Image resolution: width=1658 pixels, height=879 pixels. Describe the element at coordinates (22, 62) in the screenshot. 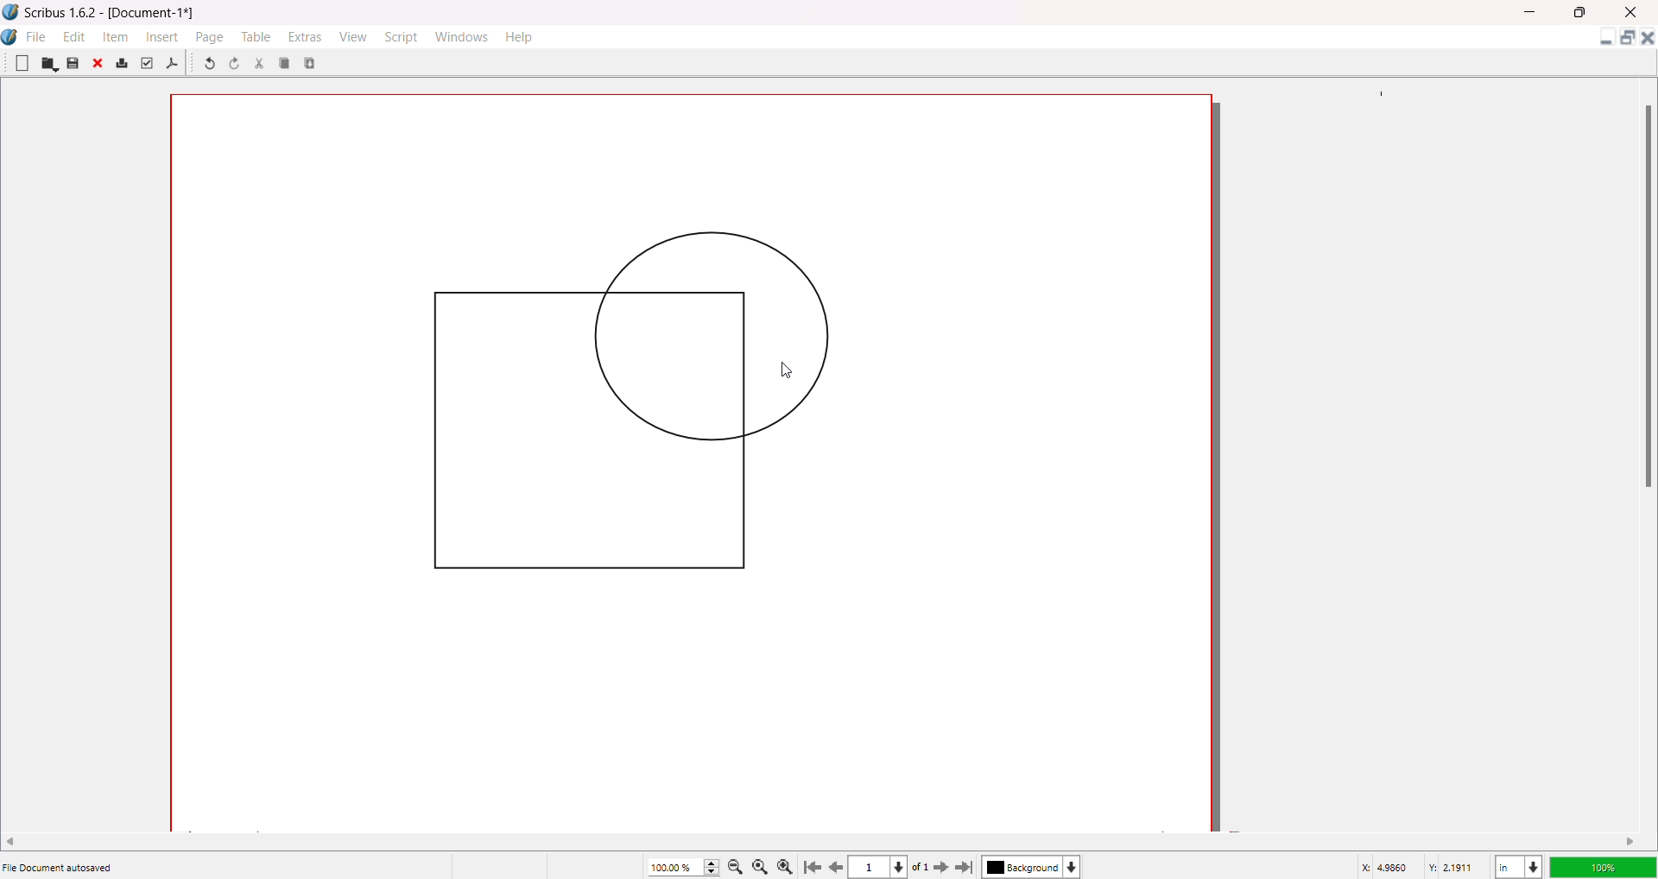

I see `New` at that location.